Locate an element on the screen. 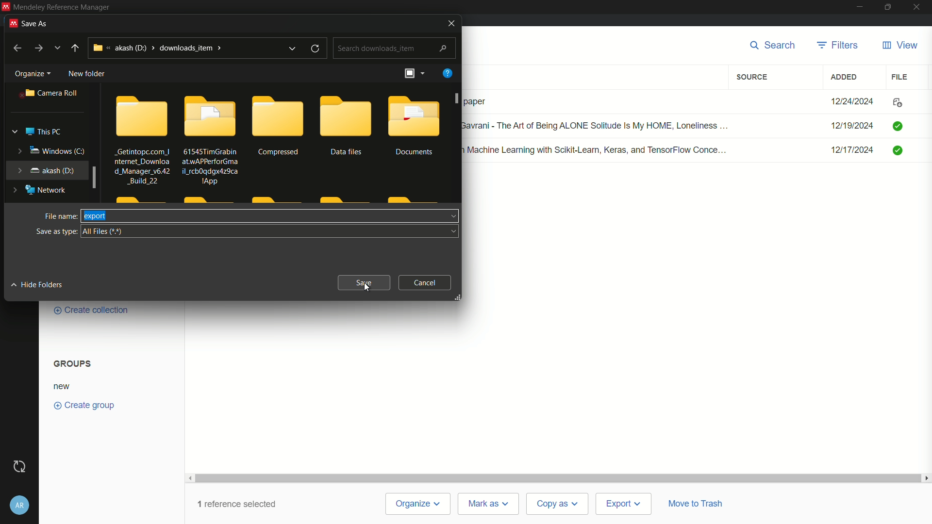 This screenshot has width=932, height=524. hide folders is located at coordinates (36, 285).